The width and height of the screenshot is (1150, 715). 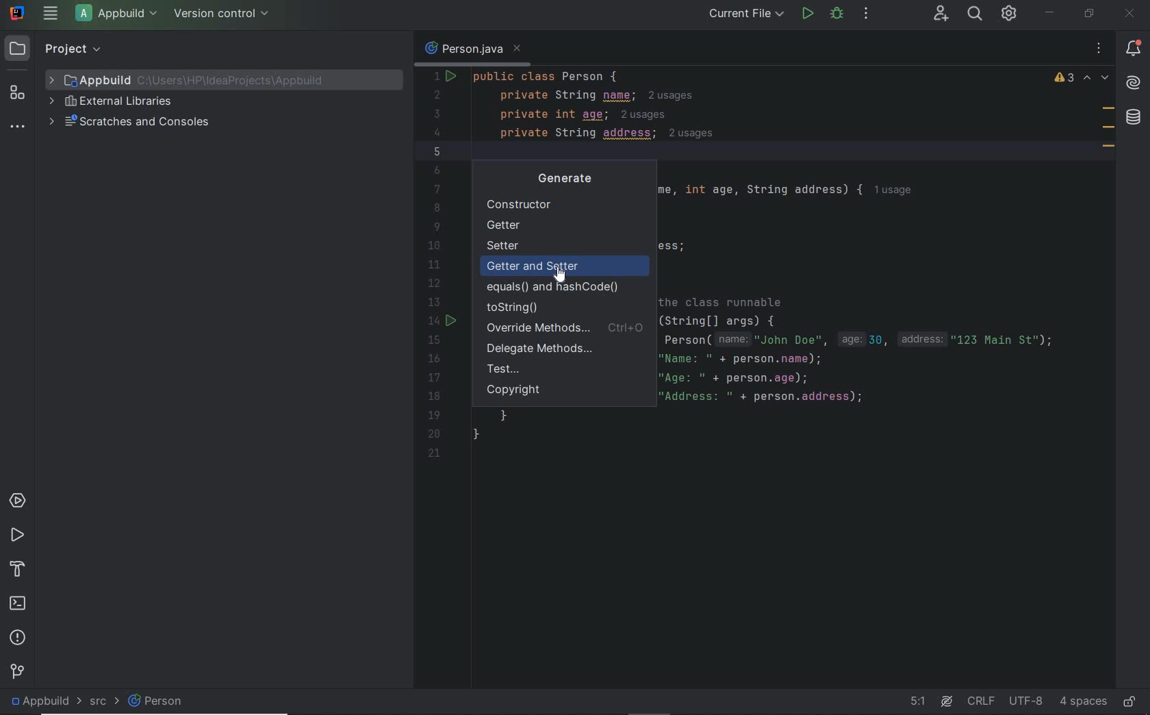 What do you see at coordinates (225, 14) in the screenshot?
I see `version control` at bounding box center [225, 14].